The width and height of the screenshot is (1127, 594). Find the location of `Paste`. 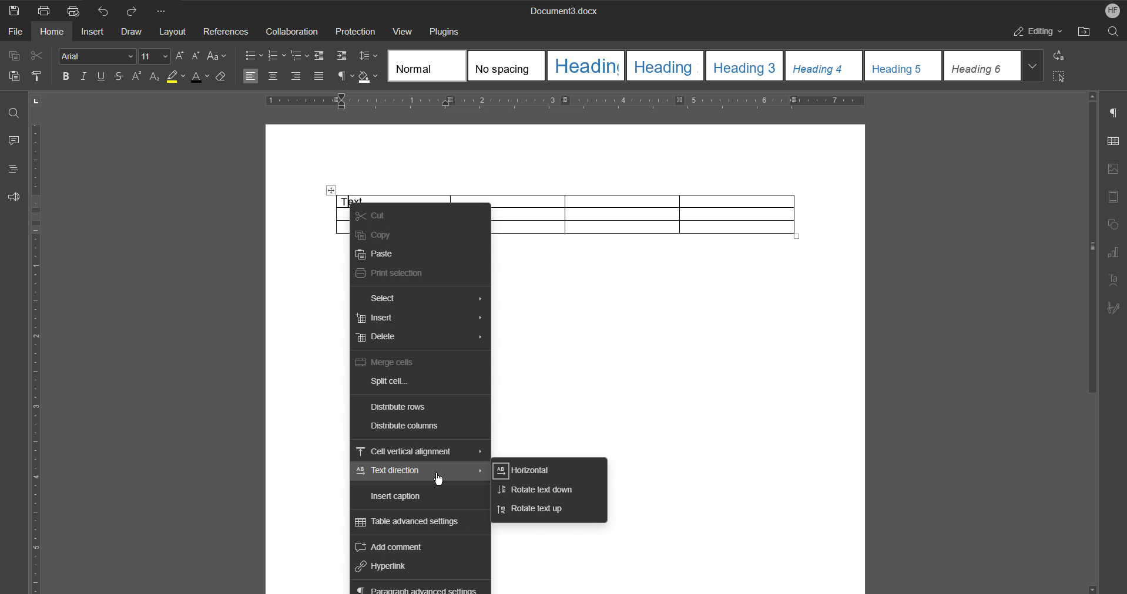

Paste is located at coordinates (375, 255).